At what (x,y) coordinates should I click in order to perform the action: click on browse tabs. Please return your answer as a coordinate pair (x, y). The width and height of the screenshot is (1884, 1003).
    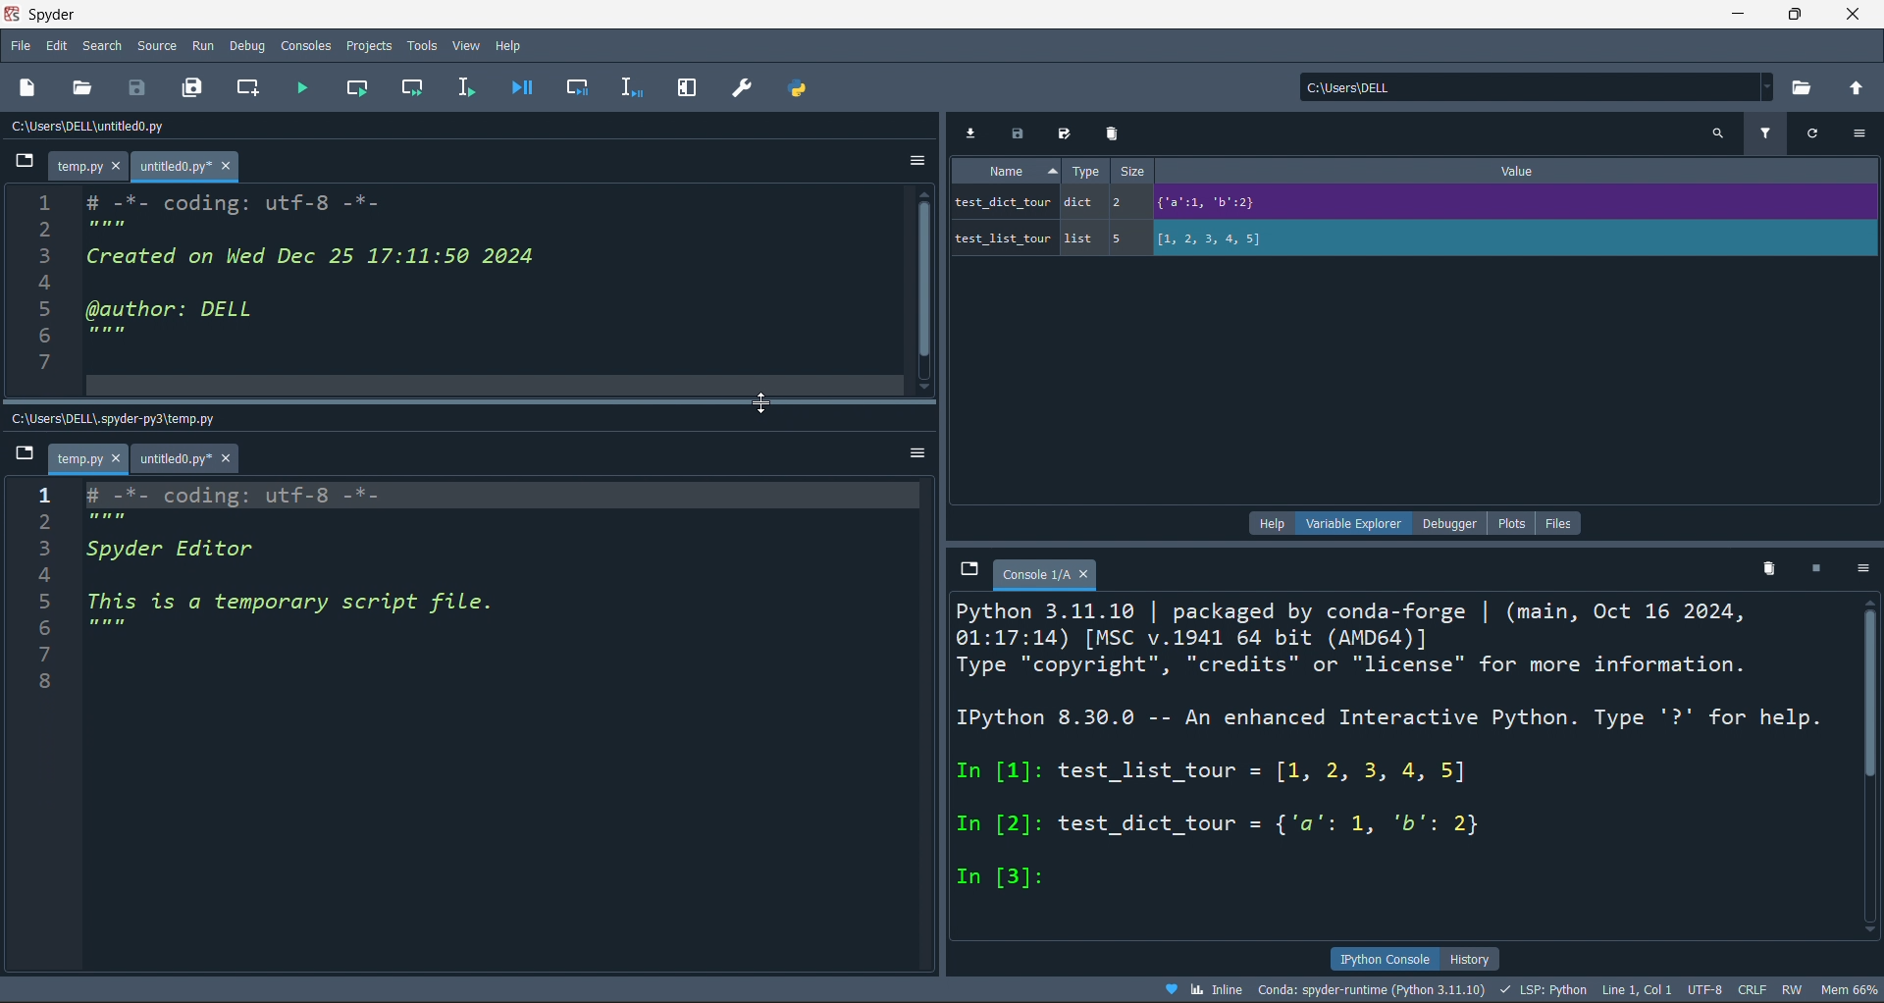
    Looking at the image, I should click on (969, 570).